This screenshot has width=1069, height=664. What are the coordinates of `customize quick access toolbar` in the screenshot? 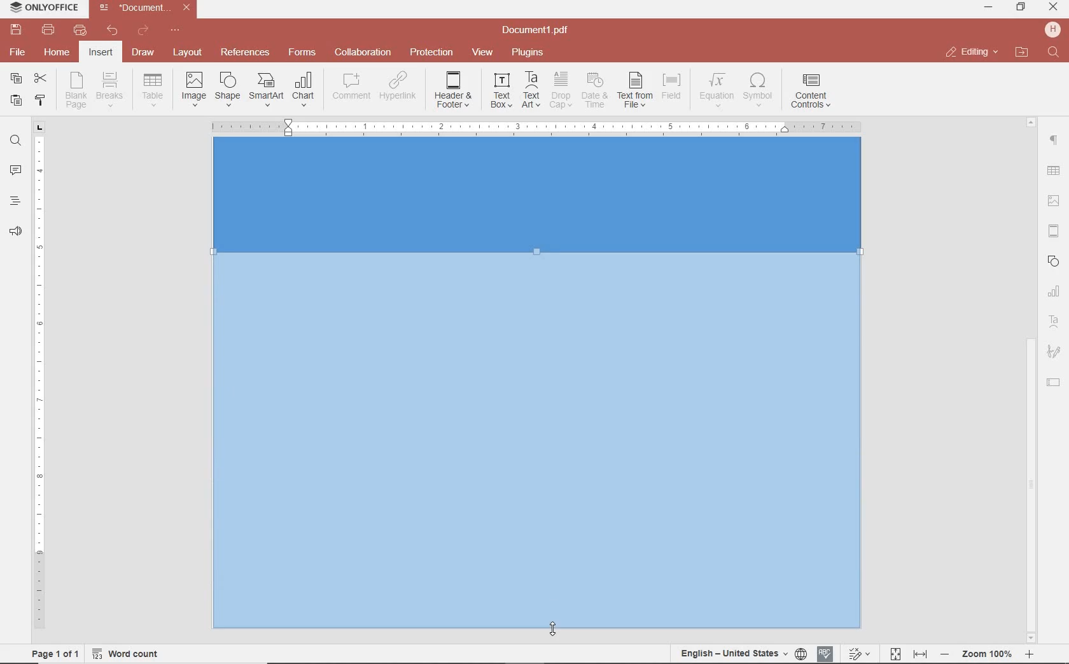 It's located at (175, 31).